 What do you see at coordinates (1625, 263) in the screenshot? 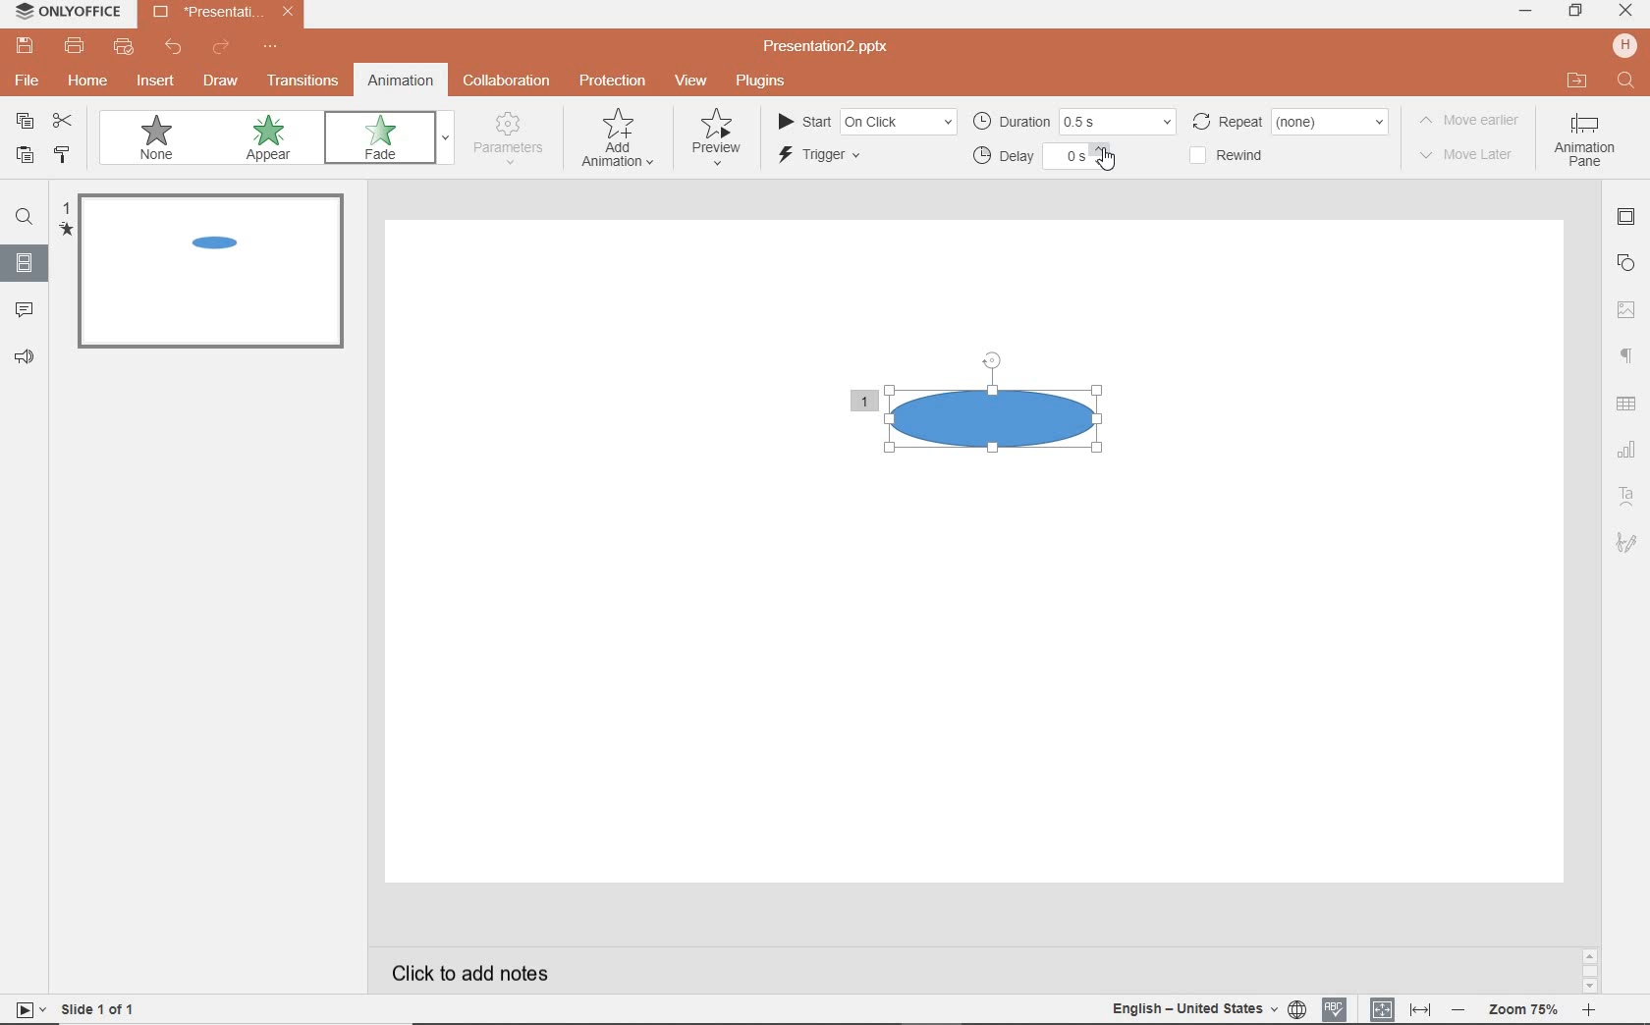
I see `shape settings` at bounding box center [1625, 263].